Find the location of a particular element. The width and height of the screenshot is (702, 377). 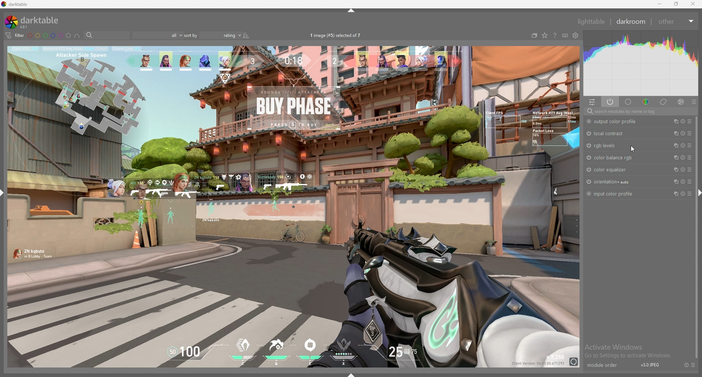

presets is located at coordinates (690, 194).